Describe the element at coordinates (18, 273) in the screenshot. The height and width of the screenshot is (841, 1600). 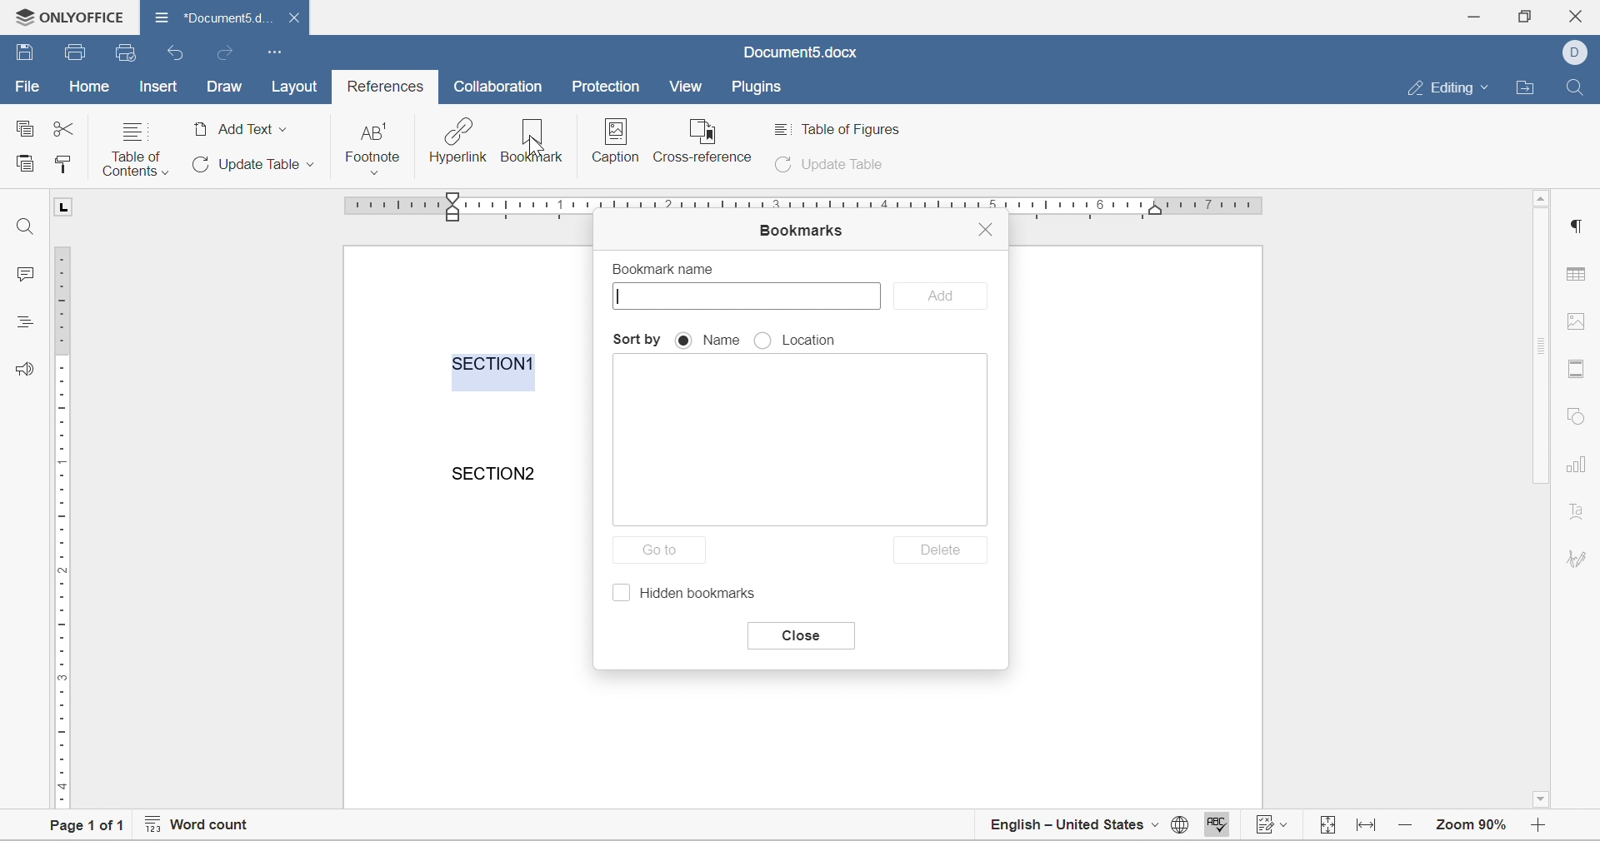
I see `comments` at that location.